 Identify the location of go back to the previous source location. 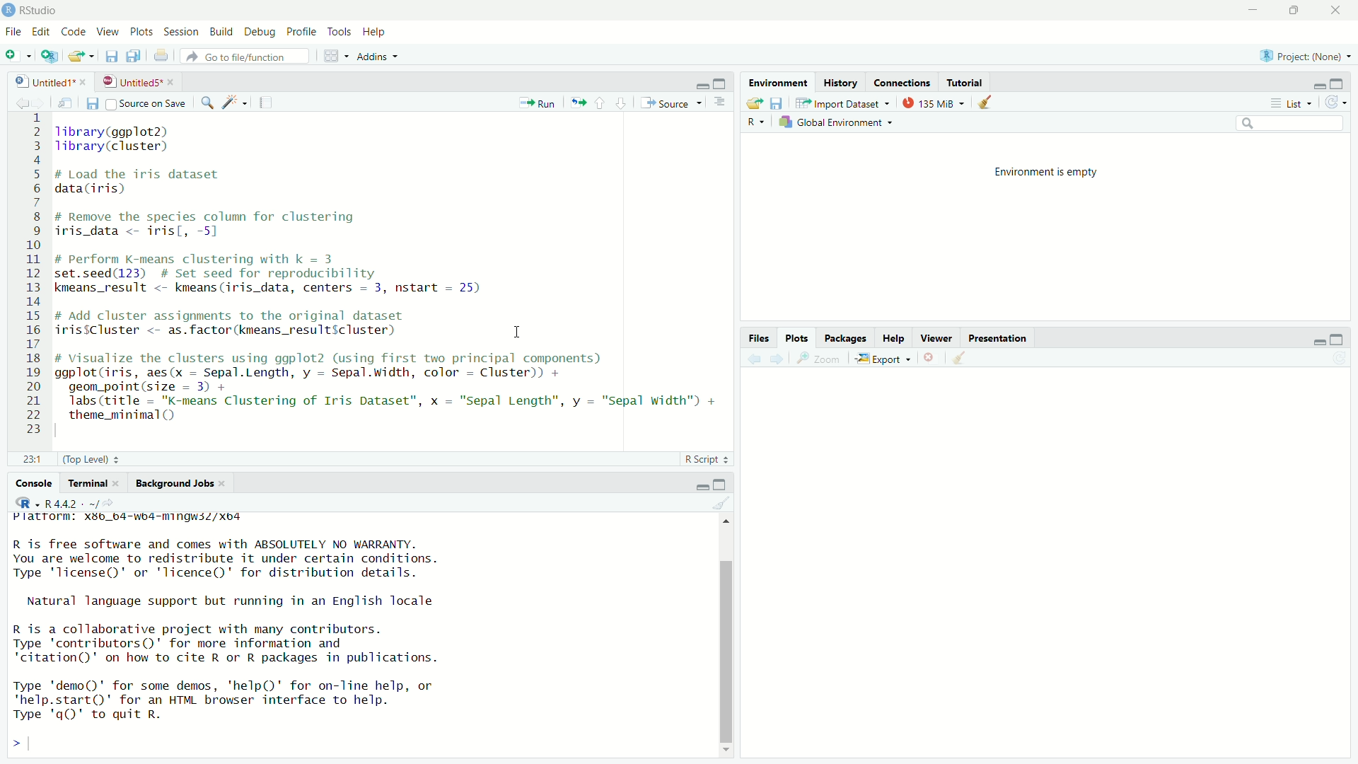
(14, 101).